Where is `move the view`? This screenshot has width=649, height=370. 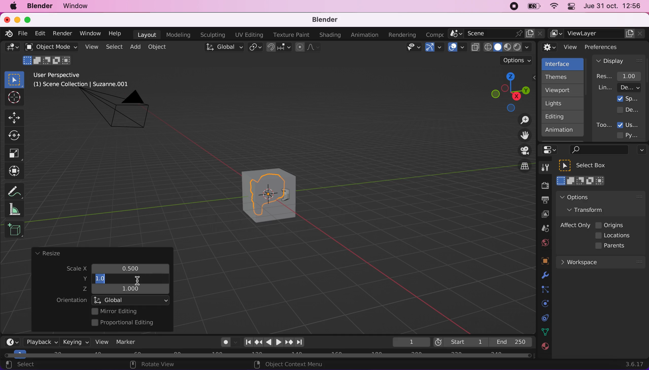
move the view is located at coordinates (521, 136).